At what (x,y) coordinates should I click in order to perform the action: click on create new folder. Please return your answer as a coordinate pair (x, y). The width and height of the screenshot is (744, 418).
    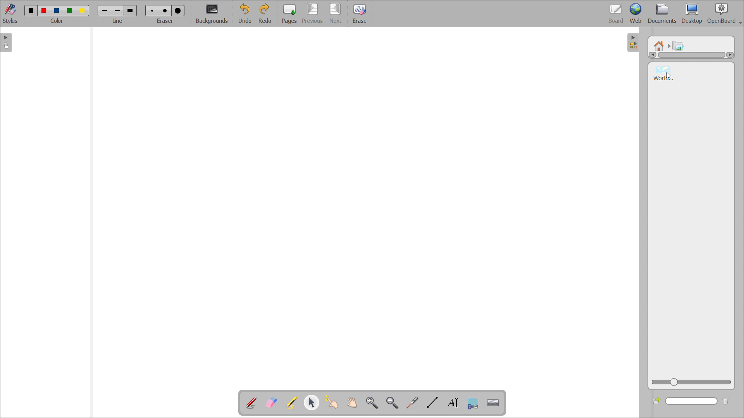
    Looking at the image, I should click on (656, 401).